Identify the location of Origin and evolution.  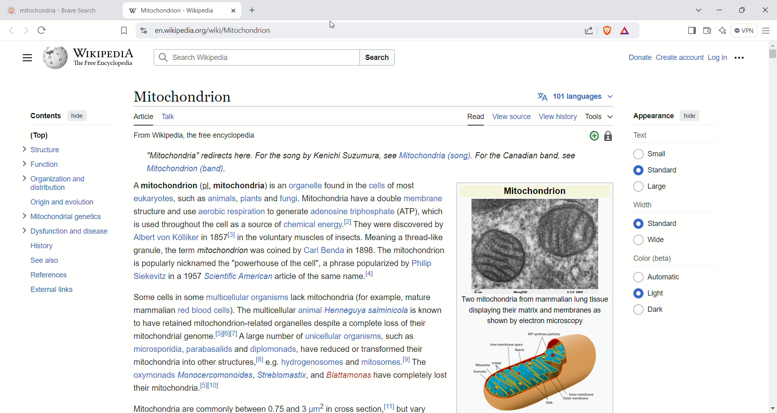
(64, 203).